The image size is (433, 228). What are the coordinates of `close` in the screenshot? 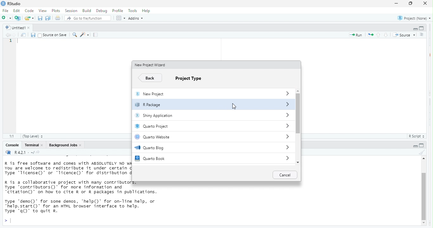 It's located at (426, 4).